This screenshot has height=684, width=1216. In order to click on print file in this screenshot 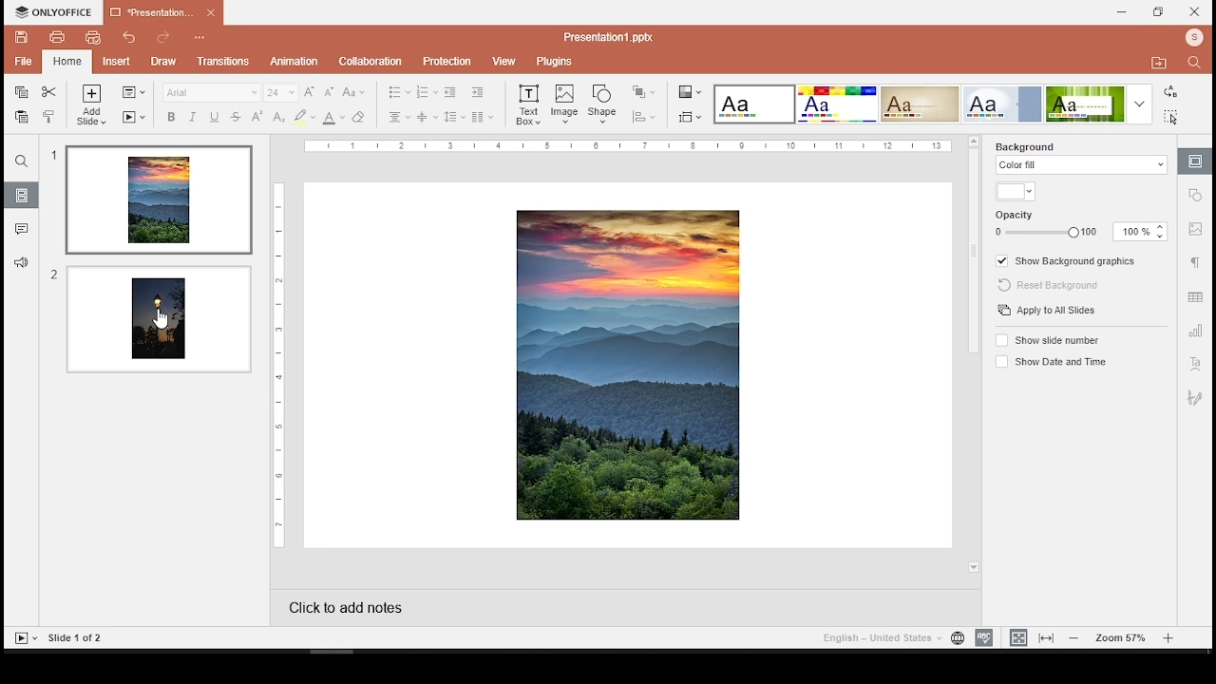, I will do `click(57, 38)`.